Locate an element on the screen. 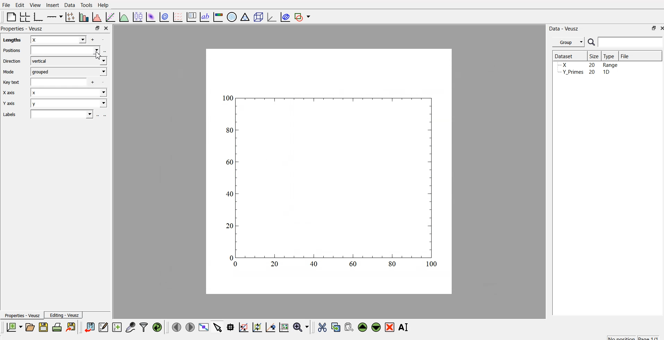 This screenshot has height=340, width=664. view plot full screen is located at coordinates (204, 327).